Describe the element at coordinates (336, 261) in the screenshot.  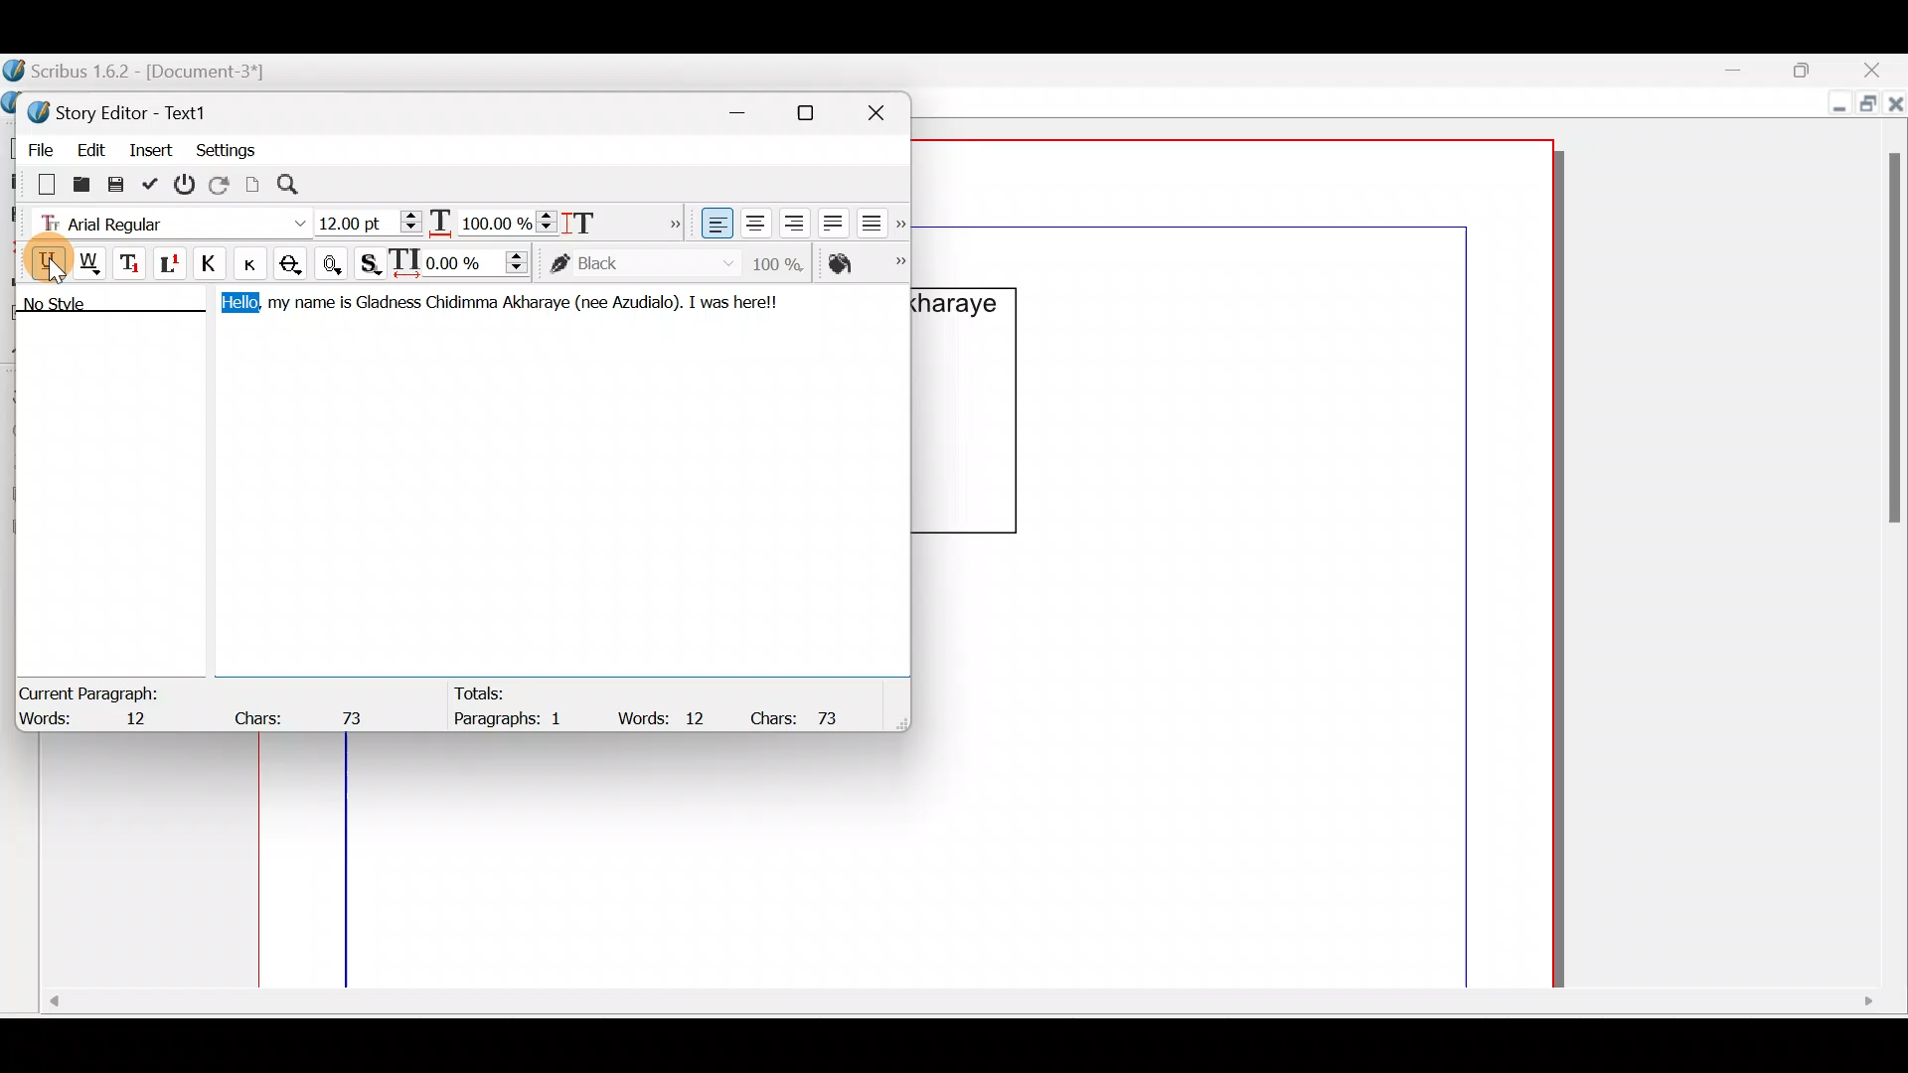
I see `Outline` at that location.